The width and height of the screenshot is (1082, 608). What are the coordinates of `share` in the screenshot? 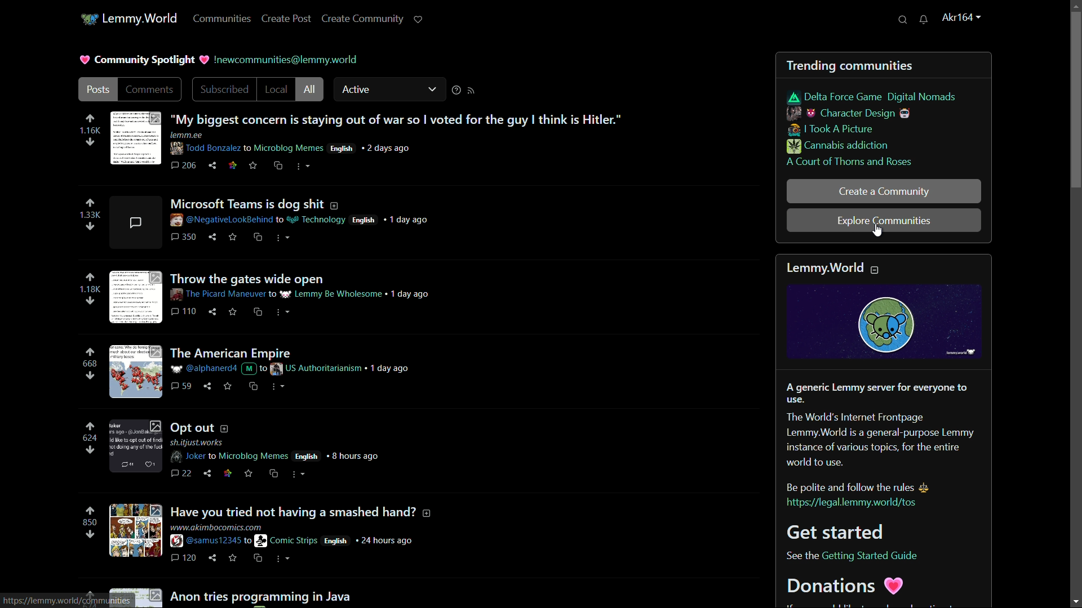 It's located at (212, 236).